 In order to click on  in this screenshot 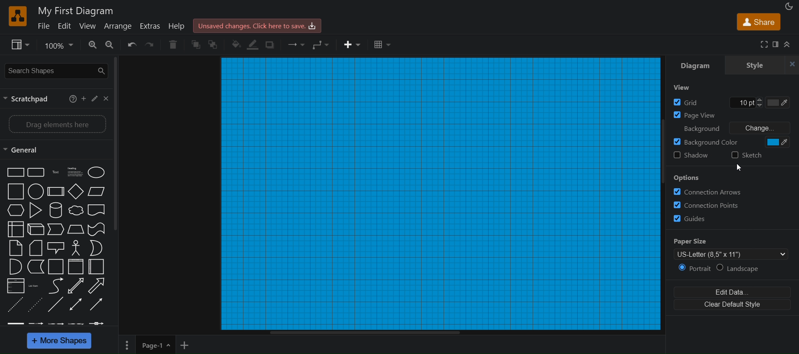, I will do `click(177, 27)`.